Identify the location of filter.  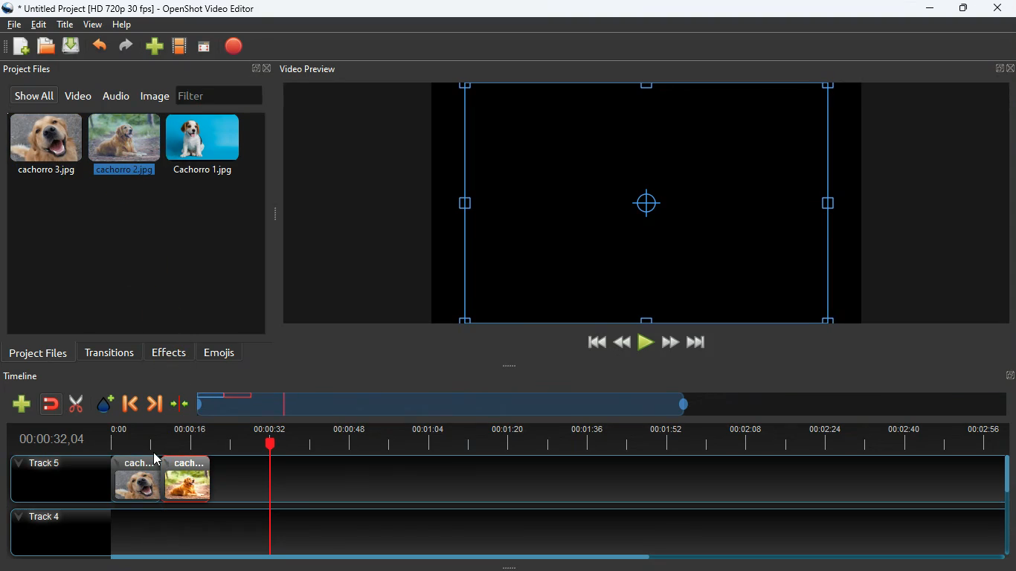
(219, 95).